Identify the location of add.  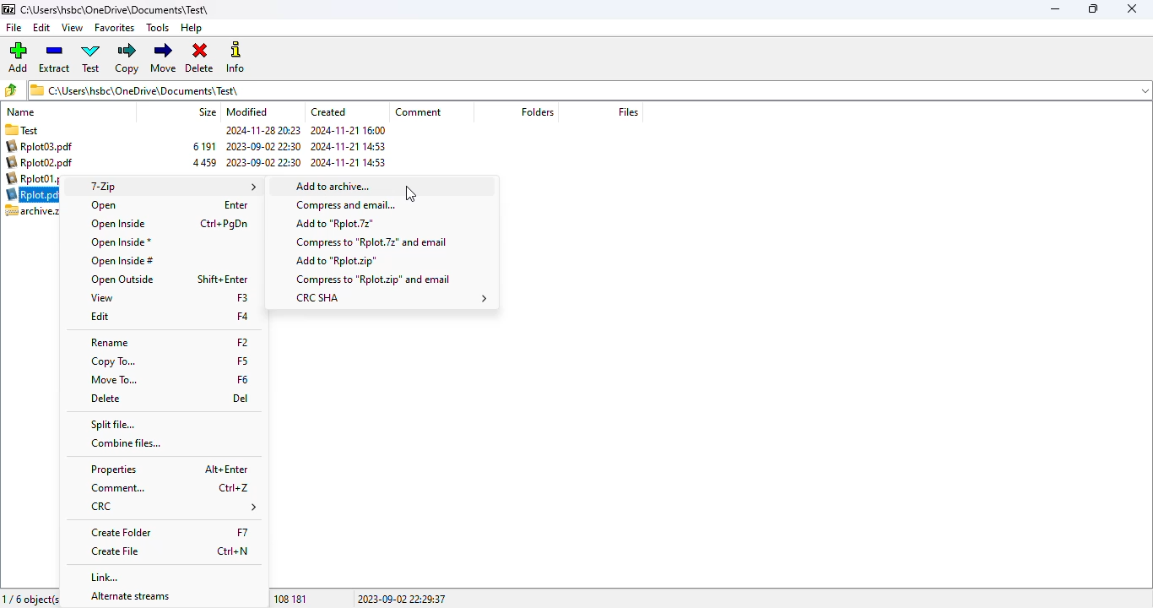
(18, 57).